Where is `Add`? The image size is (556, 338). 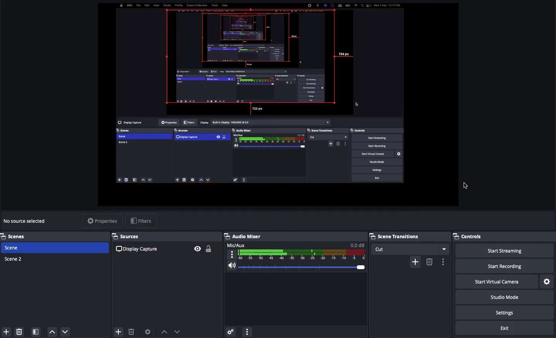
Add is located at coordinates (415, 261).